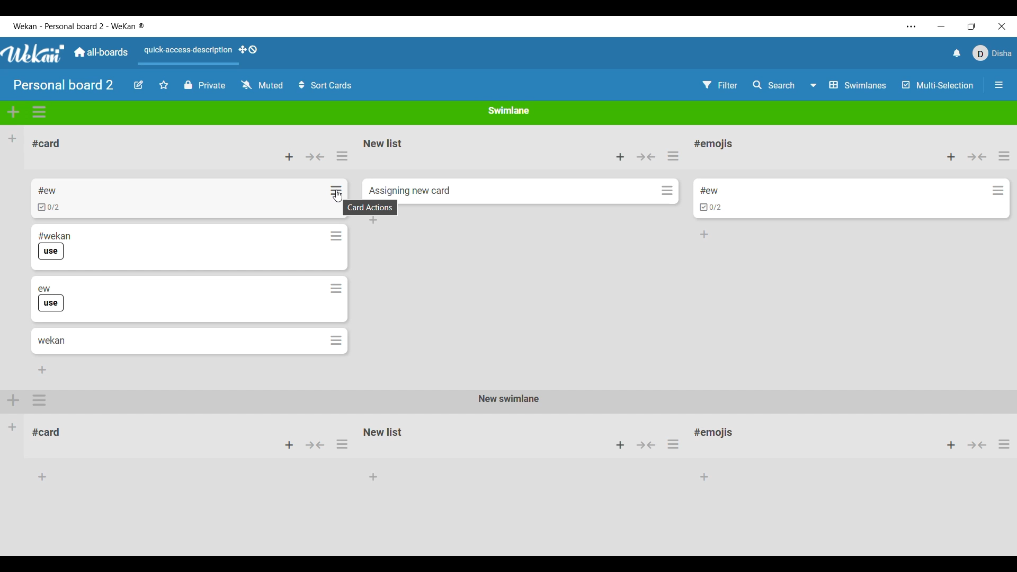 The width and height of the screenshot is (1017, 572). What do you see at coordinates (383, 432) in the screenshot?
I see `New list` at bounding box center [383, 432].